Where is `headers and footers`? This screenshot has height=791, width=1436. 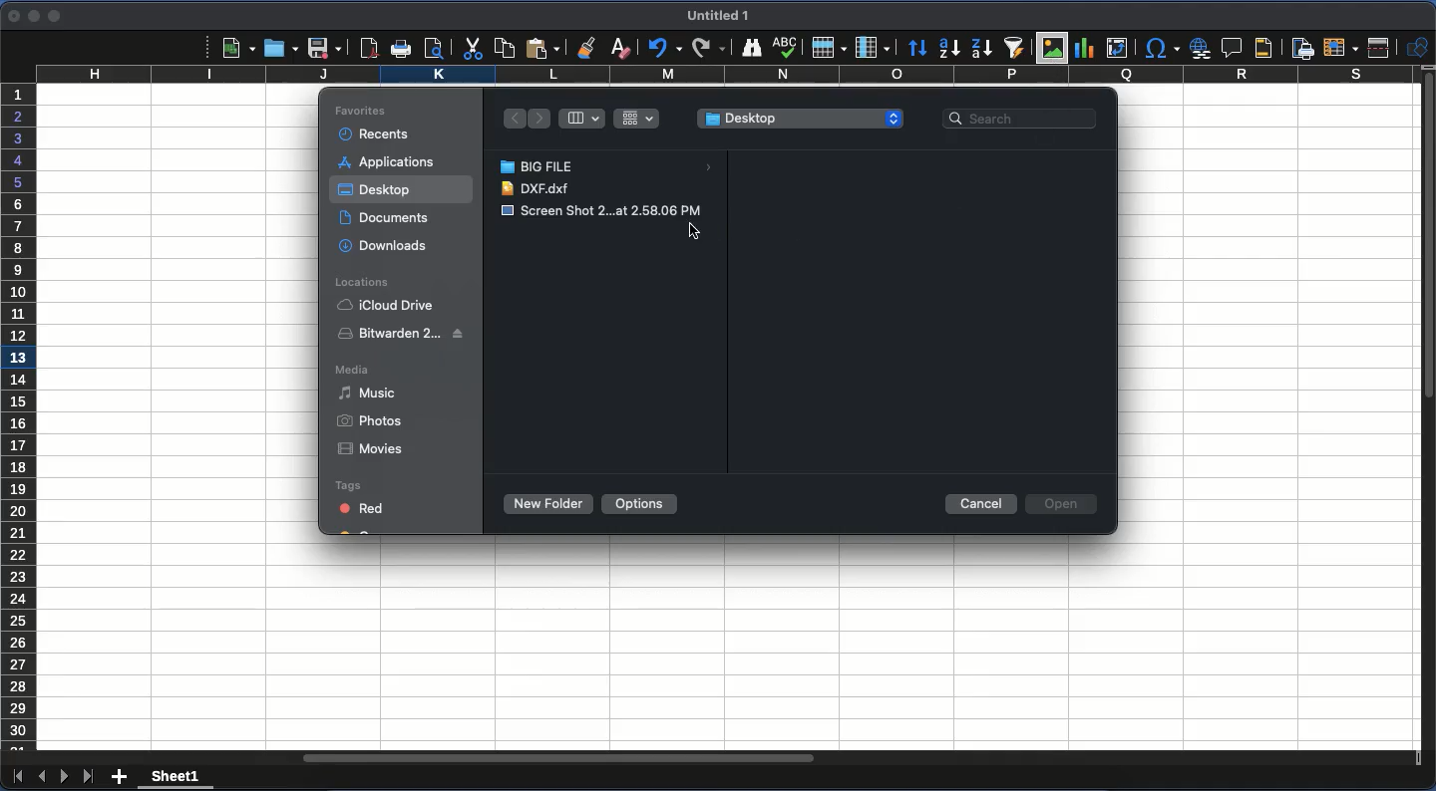
headers and footers is located at coordinates (1259, 47).